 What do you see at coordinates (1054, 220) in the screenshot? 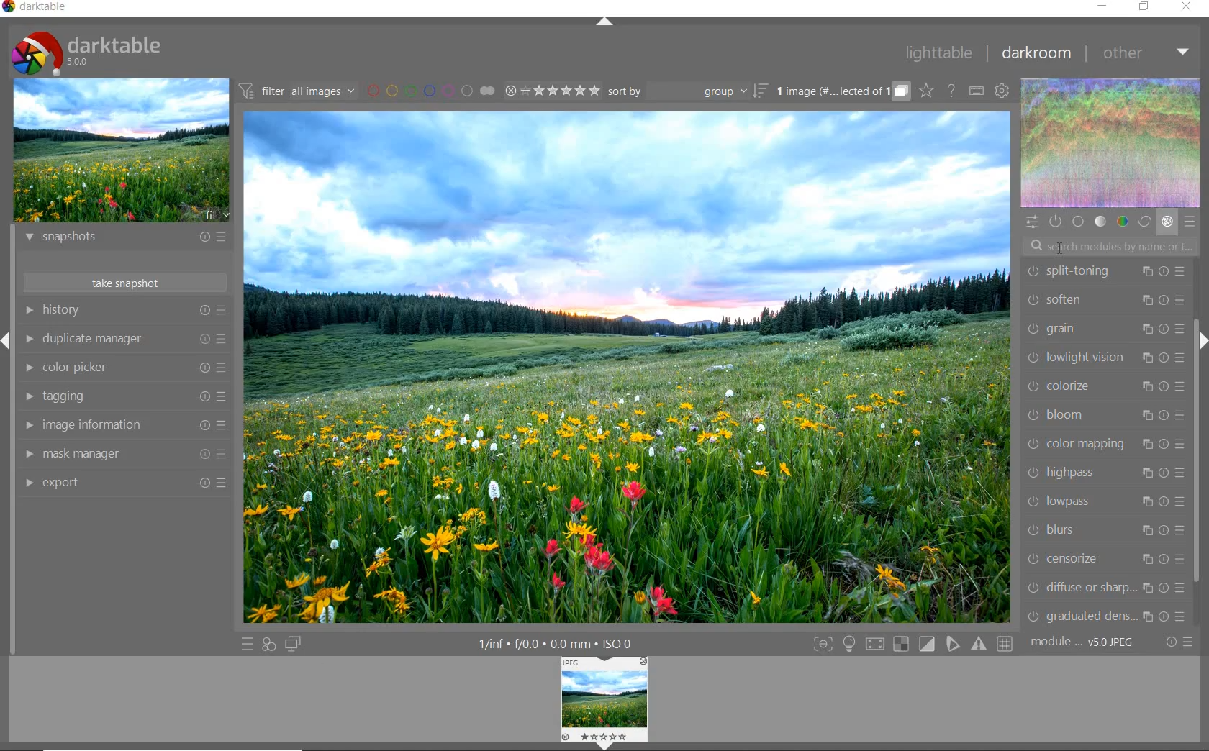
I see `show only active modules` at bounding box center [1054, 220].